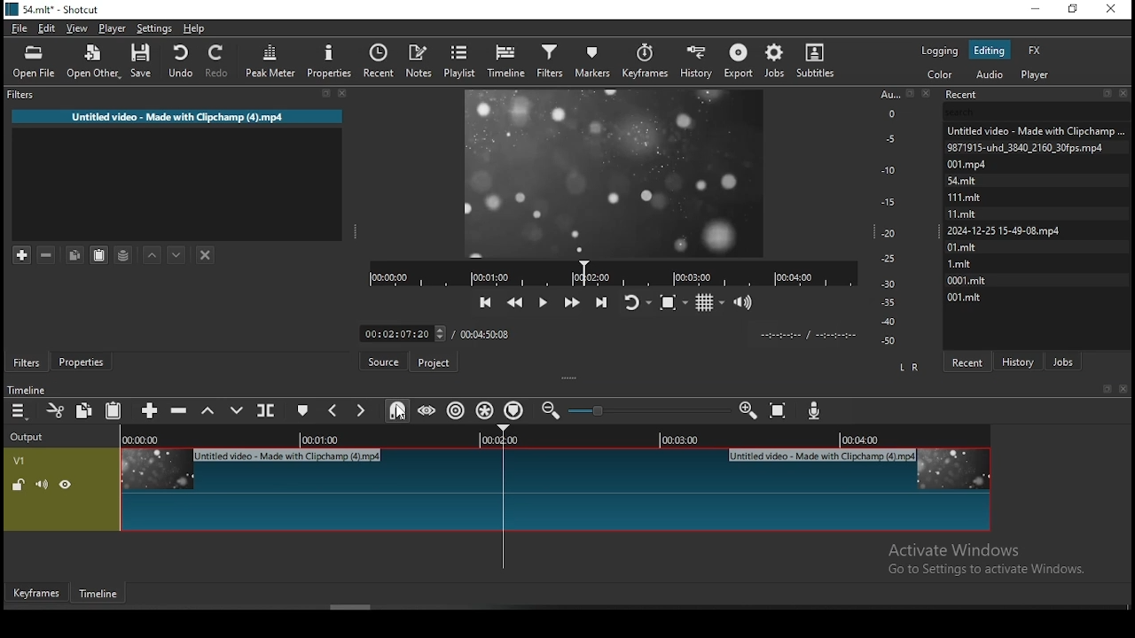  I want to click on add filter, so click(22, 253).